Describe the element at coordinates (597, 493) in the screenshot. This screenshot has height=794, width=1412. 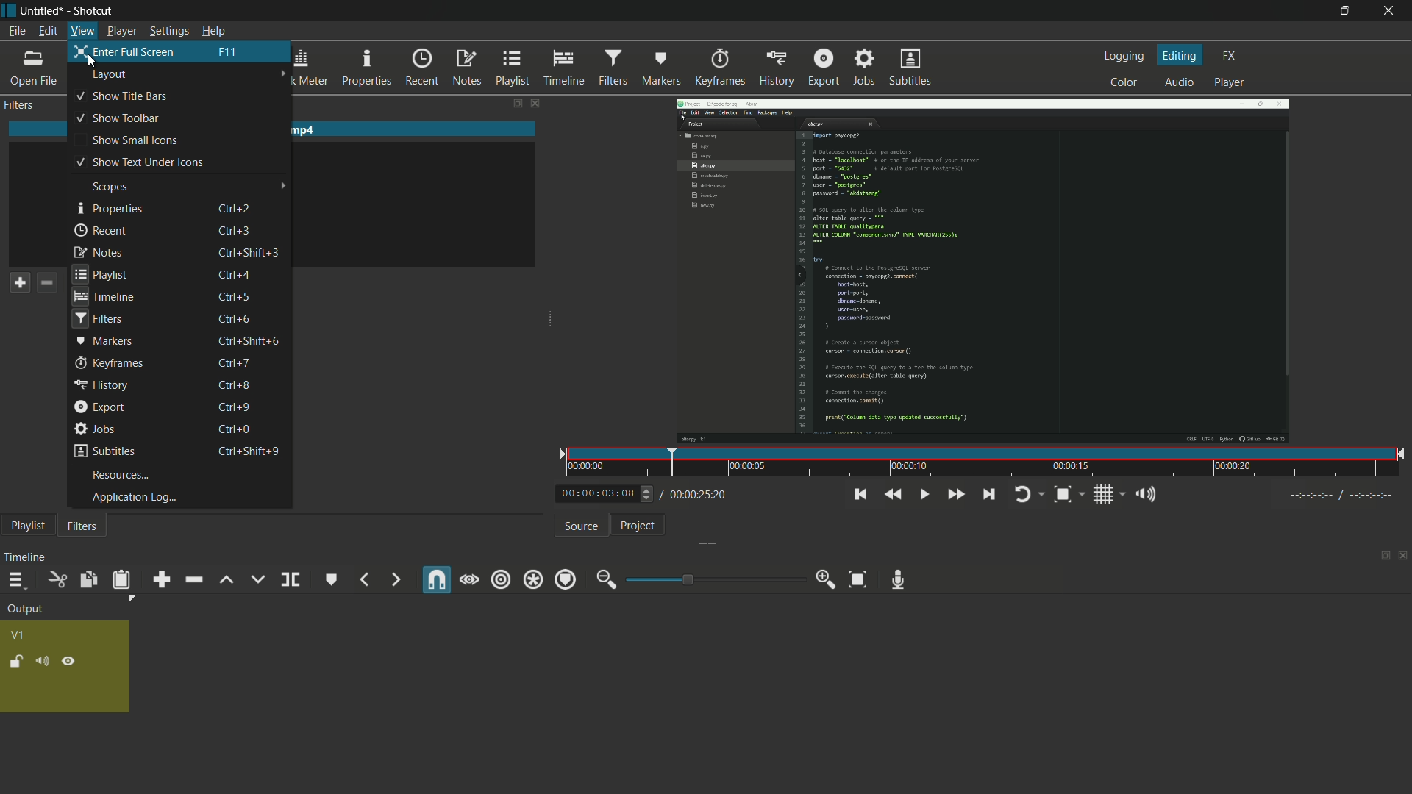
I see `current time` at that location.